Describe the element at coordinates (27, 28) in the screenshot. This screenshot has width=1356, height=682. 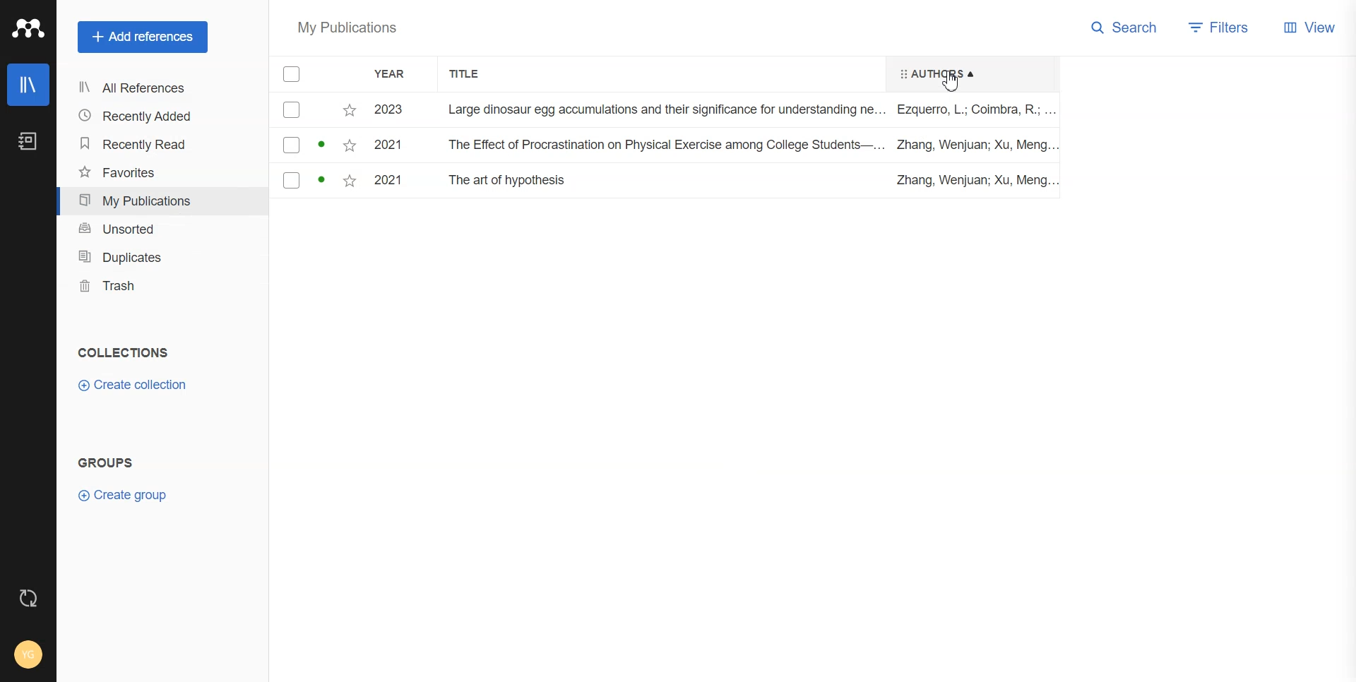
I see `Logo` at that location.